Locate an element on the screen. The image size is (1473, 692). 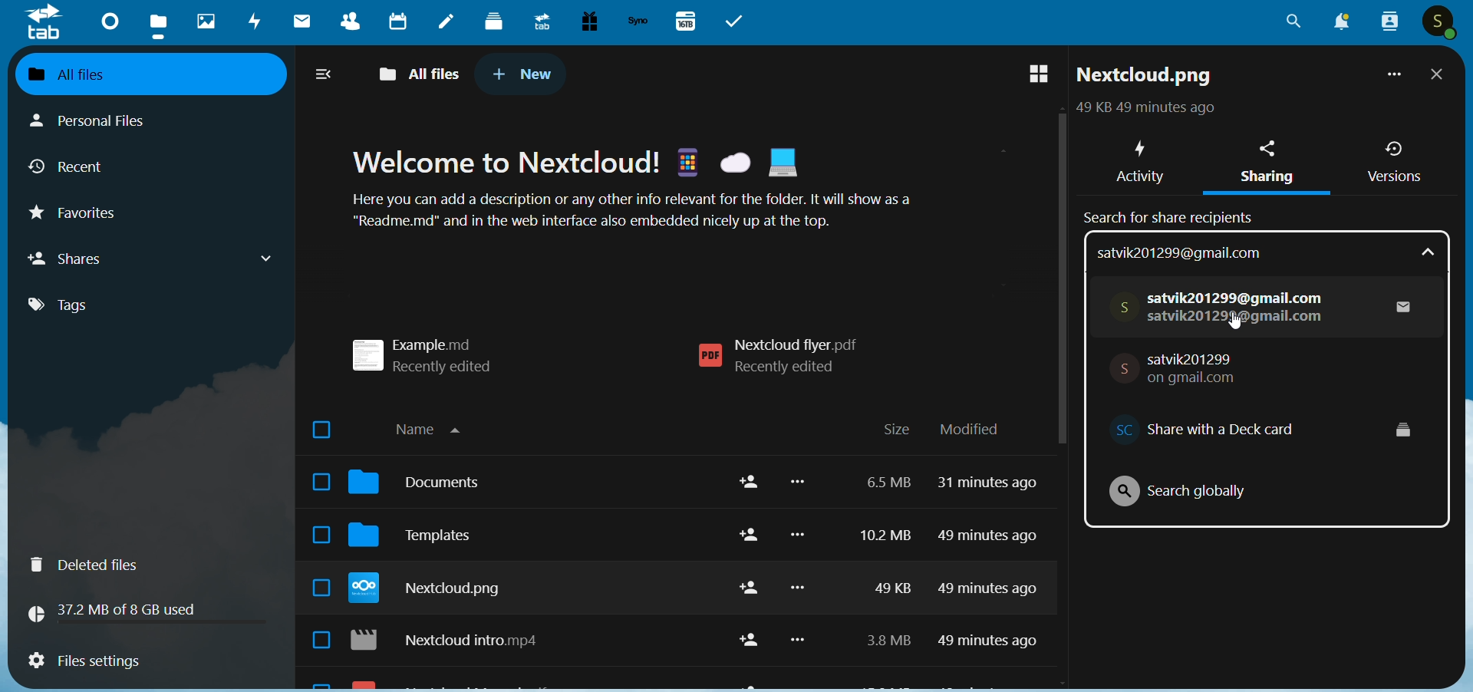
share is located at coordinates (744, 565).